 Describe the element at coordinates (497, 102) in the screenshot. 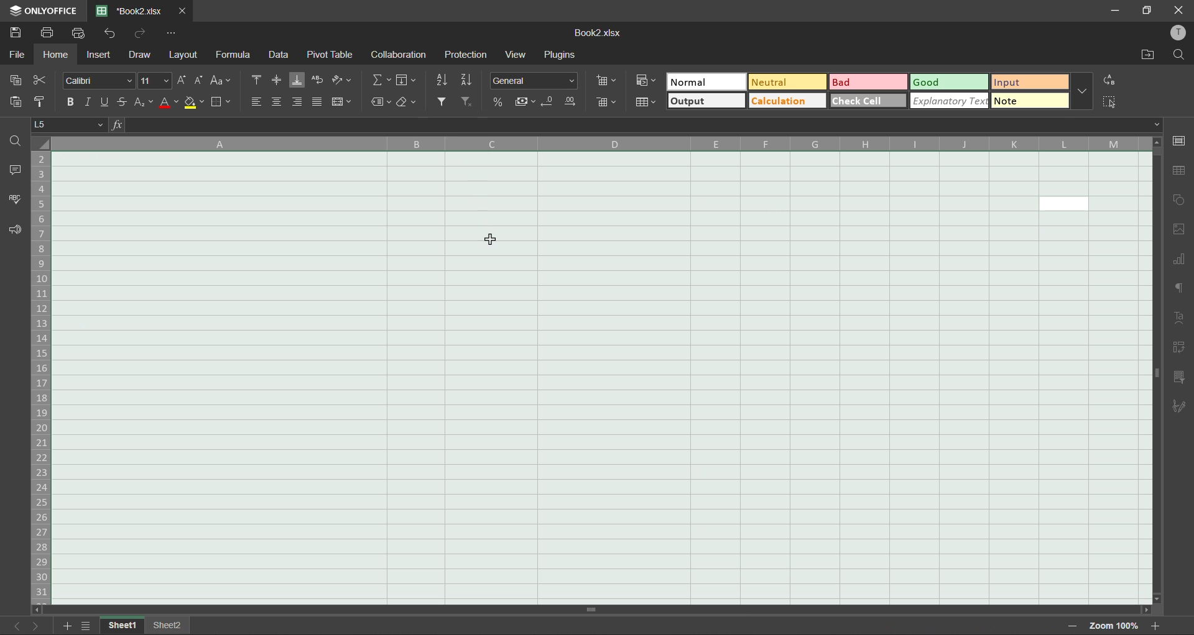

I see `percent` at that location.